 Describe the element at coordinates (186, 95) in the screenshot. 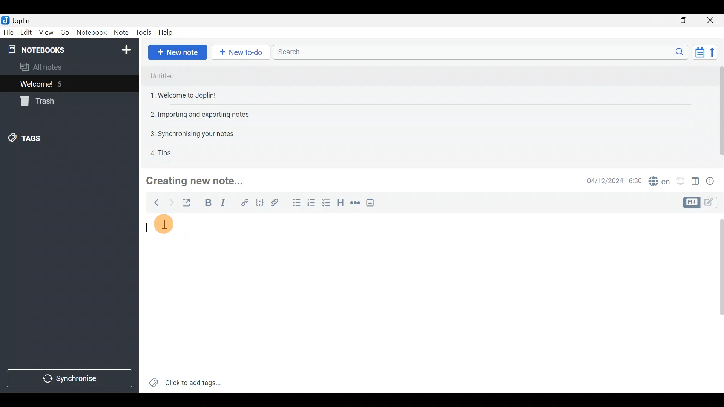

I see `1. Welcome to Joplin!` at that location.